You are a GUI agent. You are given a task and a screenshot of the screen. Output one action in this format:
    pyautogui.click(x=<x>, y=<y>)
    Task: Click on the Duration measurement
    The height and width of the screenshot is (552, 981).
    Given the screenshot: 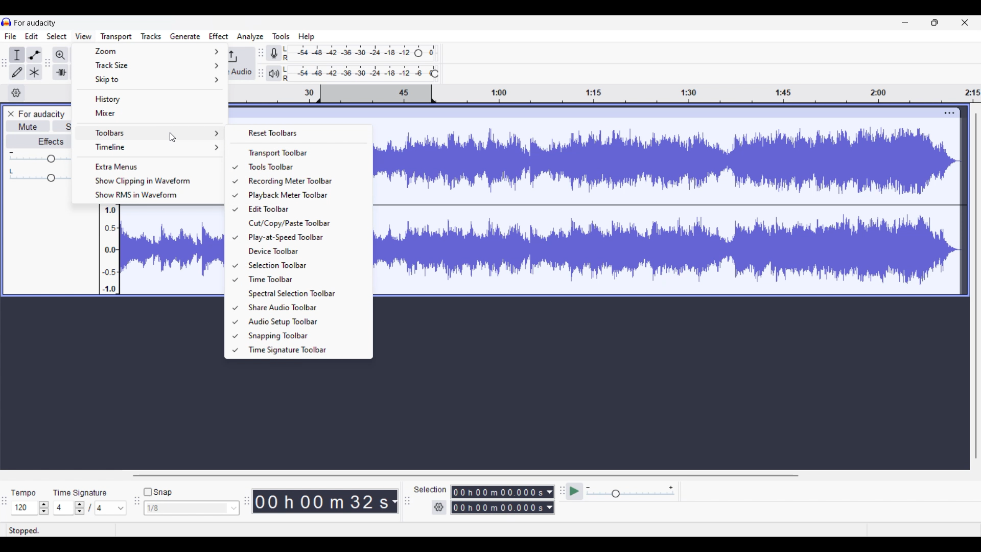 What is the action you would take?
    pyautogui.click(x=394, y=501)
    